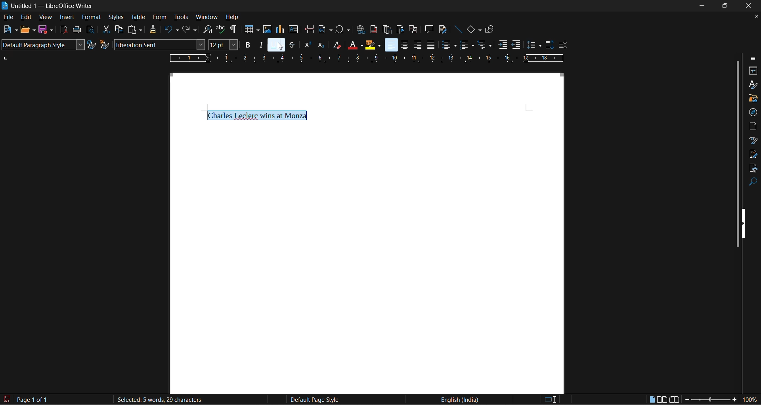 The image size is (761, 405). What do you see at coordinates (752, 84) in the screenshot?
I see `styles` at bounding box center [752, 84].